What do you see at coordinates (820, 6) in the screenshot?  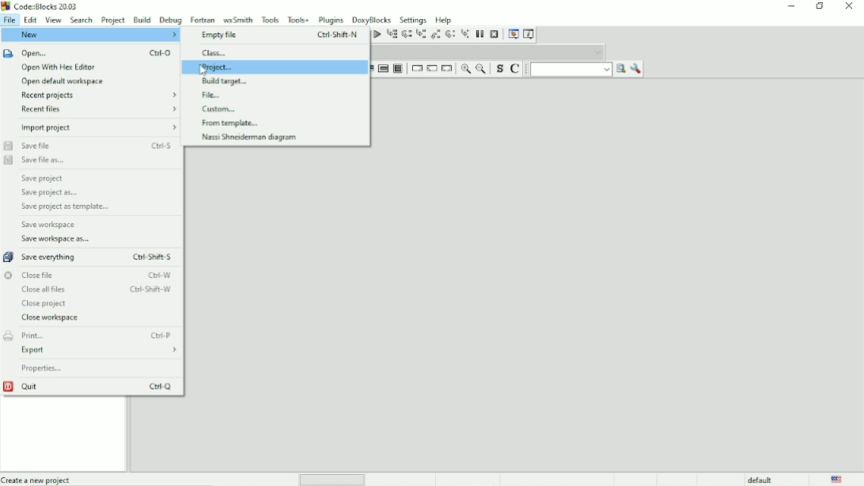 I see `Restore down` at bounding box center [820, 6].